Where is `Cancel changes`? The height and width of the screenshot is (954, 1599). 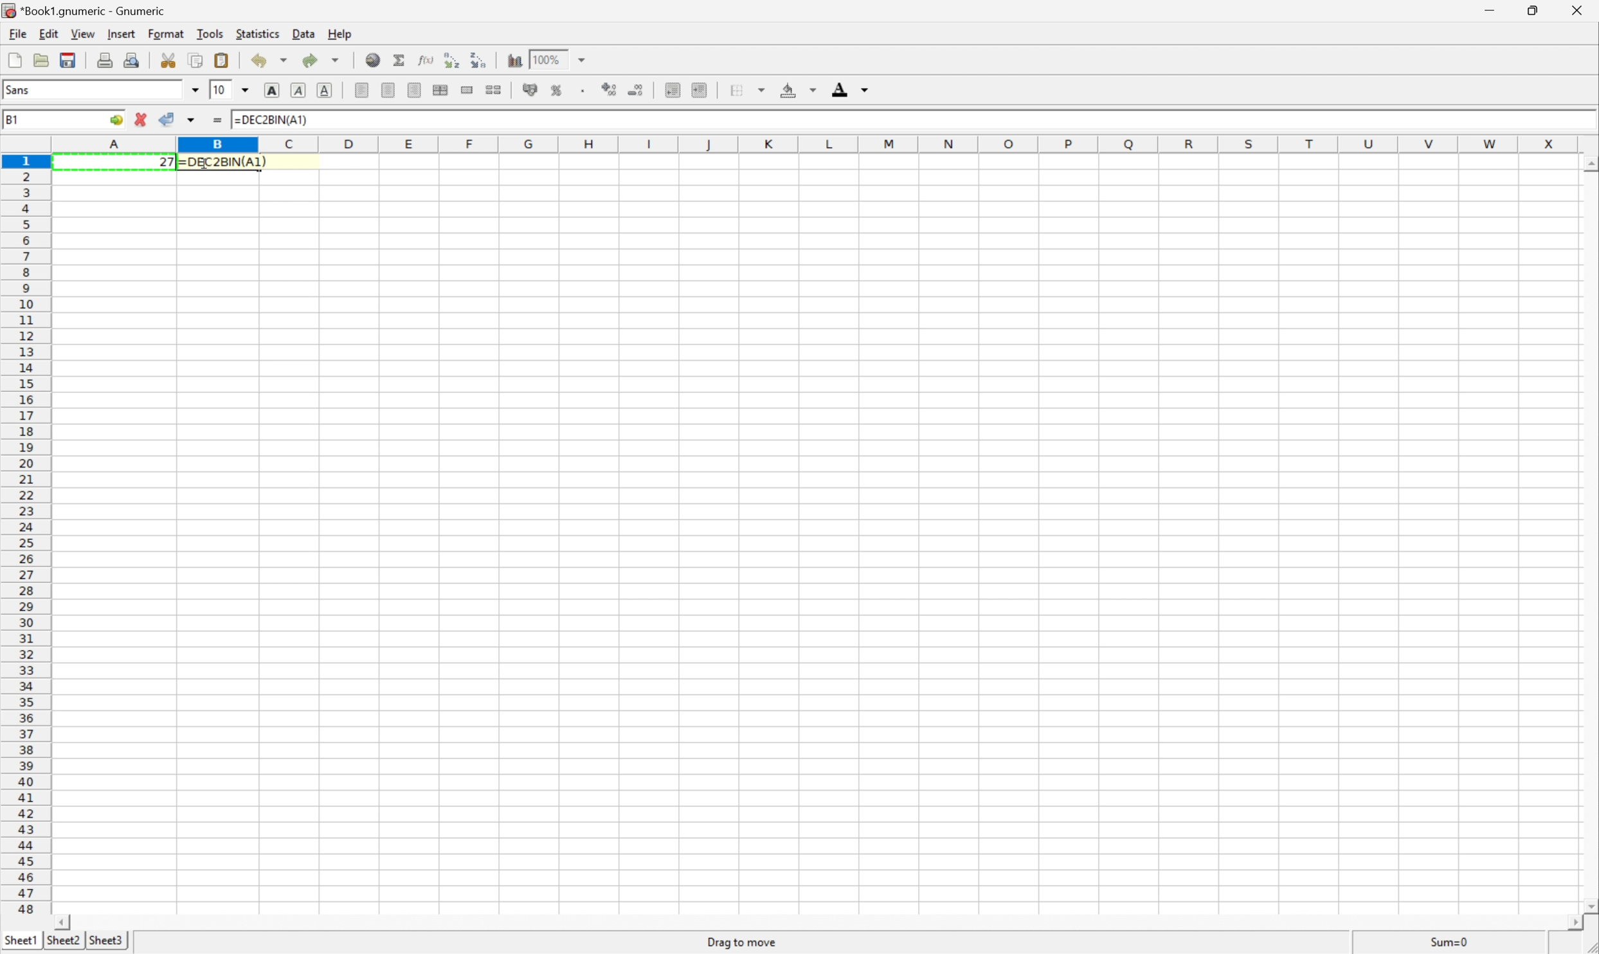 Cancel changes is located at coordinates (143, 118).